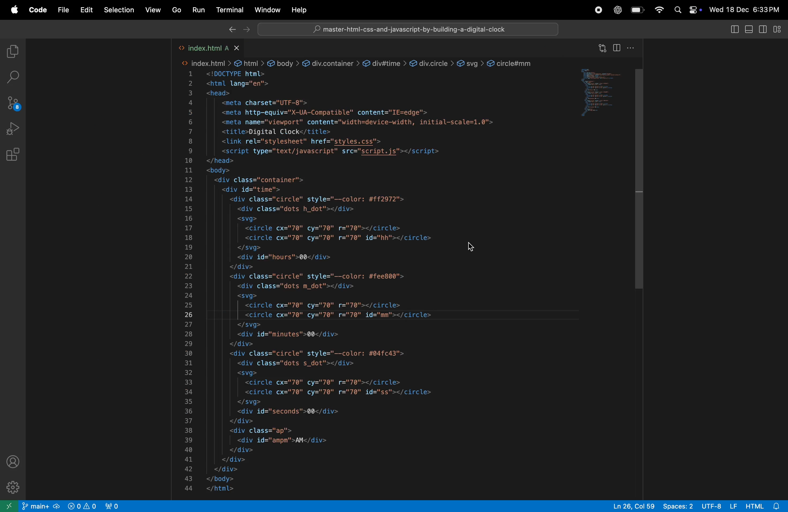 The image size is (788, 512). I want to click on terminal, so click(228, 10).